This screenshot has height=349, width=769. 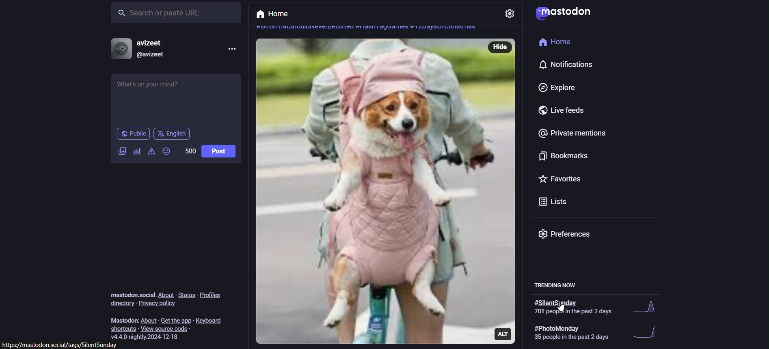 I want to click on Whats on your mind, so click(x=176, y=100).